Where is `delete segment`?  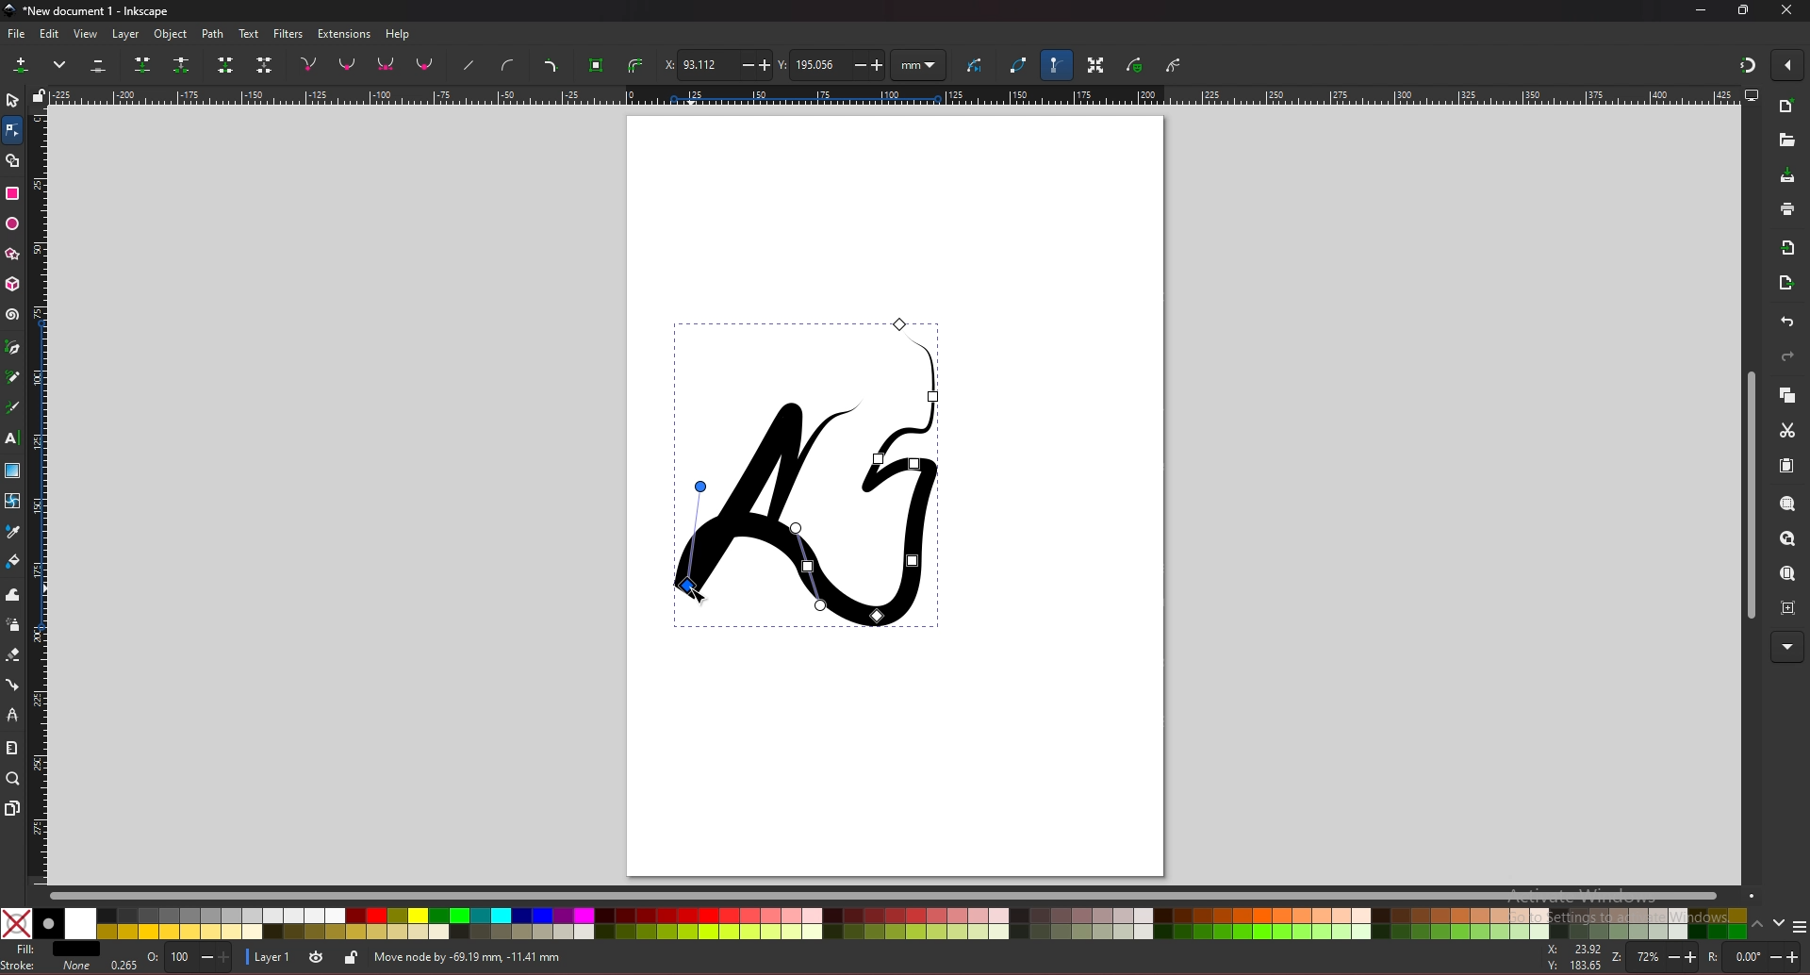 delete segment is located at coordinates (265, 64).